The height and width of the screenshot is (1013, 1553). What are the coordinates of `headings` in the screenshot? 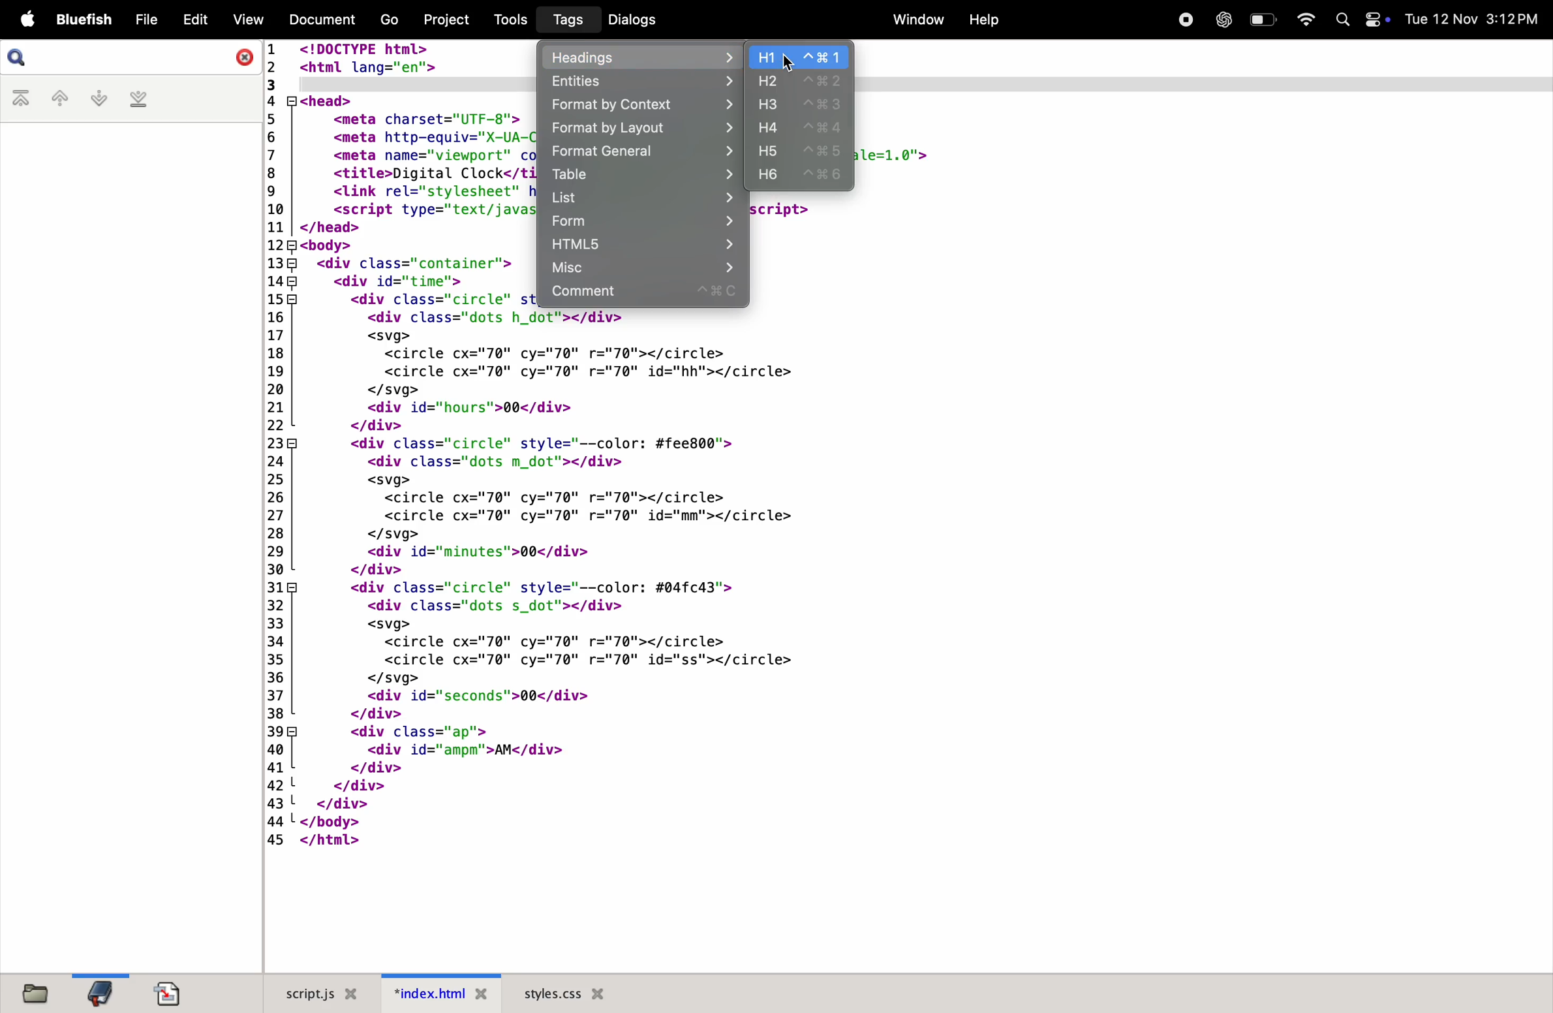 It's located at (643, 56).